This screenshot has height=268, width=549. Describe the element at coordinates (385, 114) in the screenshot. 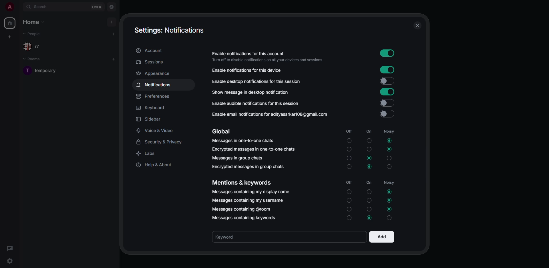

I see `click to enable/disable` at that location.